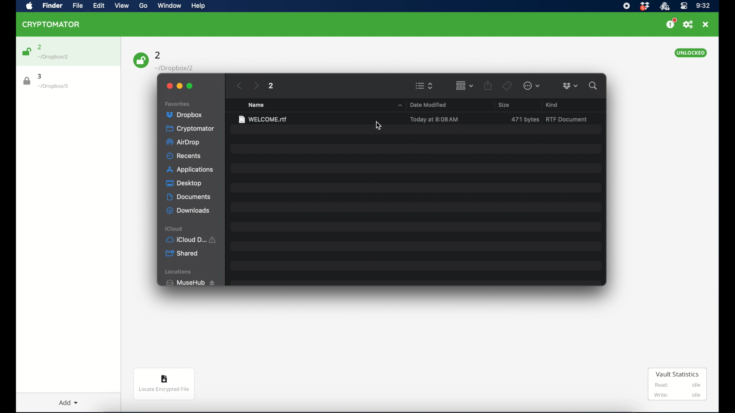  Describe the element at coordinates (256, 86) in the screenshot. I see `next` at that location.